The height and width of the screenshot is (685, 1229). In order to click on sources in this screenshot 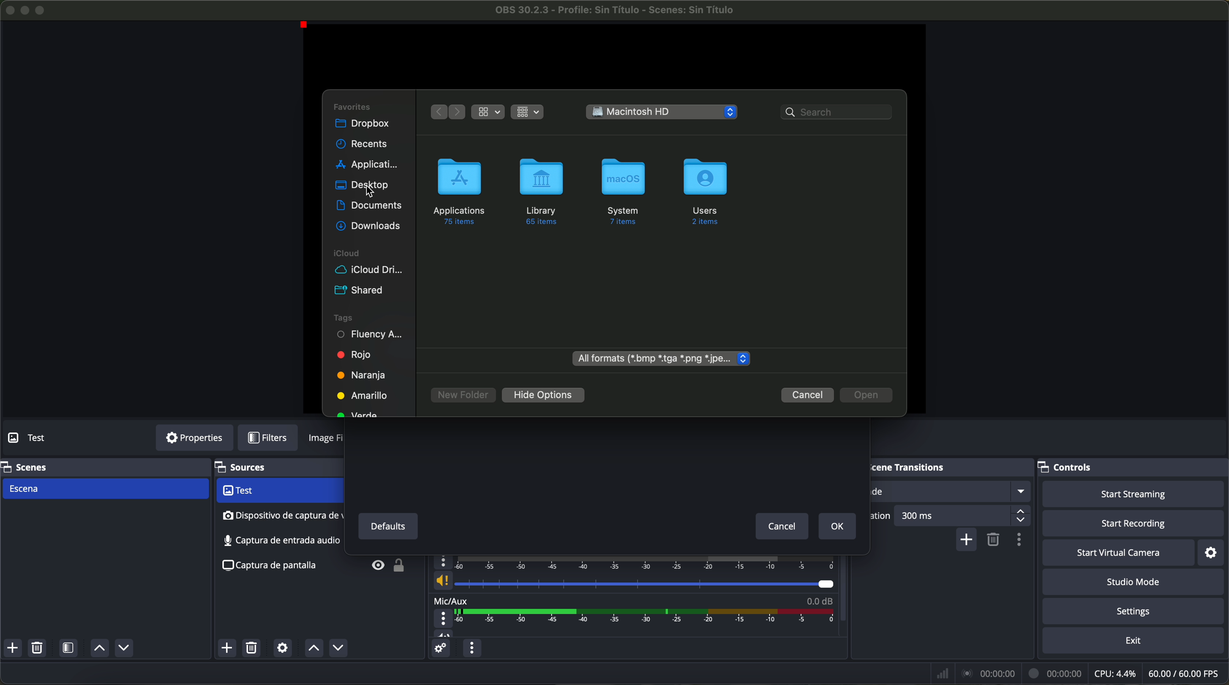, I will do `click(253, 468)`.